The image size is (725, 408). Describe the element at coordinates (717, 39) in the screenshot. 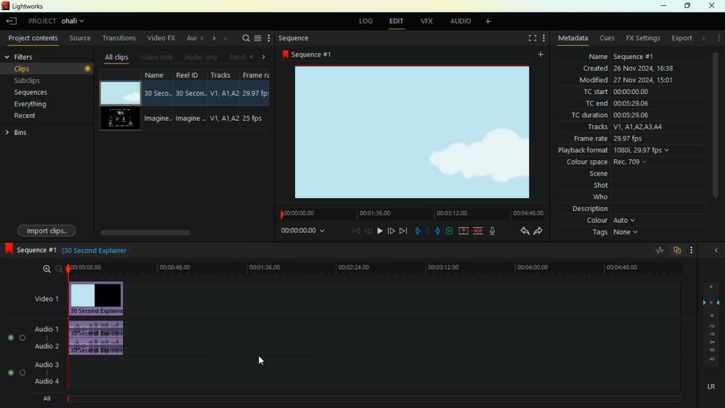

I see `more` at that location.